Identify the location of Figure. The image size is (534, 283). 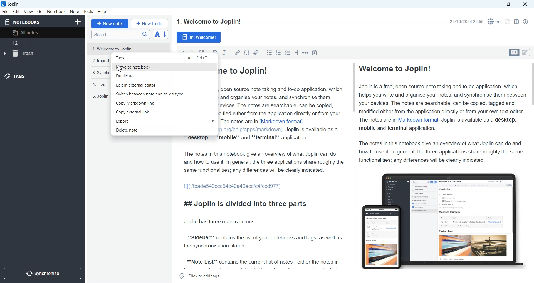
(439, 218).